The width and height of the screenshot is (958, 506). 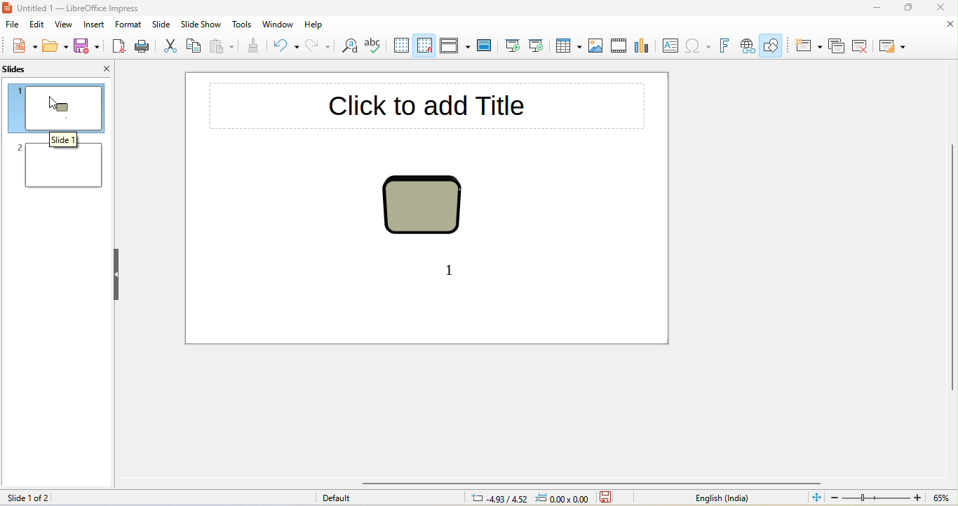 What do you see at coordinates (452, 269) in the screenshot?
I see `1` at bounding box center [452, 269].